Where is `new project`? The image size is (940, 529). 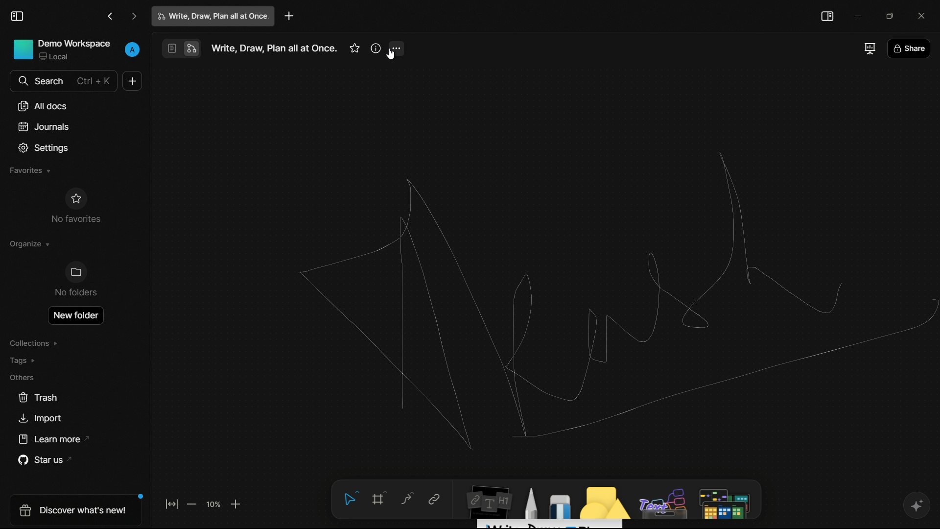
new project is located at coordinates (289, 17).